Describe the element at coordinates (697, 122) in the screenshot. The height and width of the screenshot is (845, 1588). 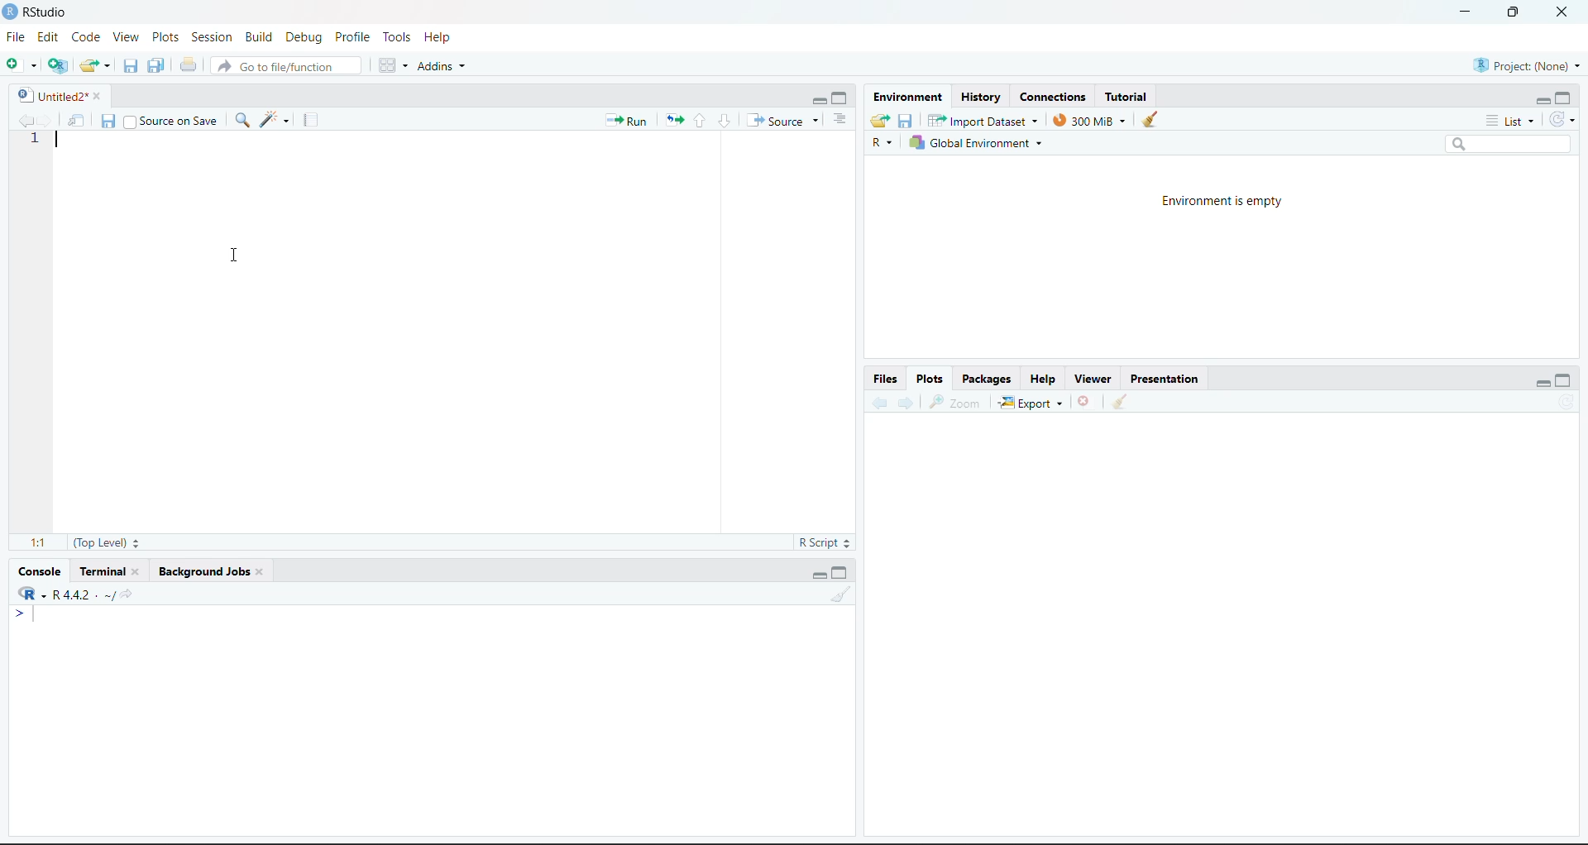
I see `go to next section/chunk` at that location.